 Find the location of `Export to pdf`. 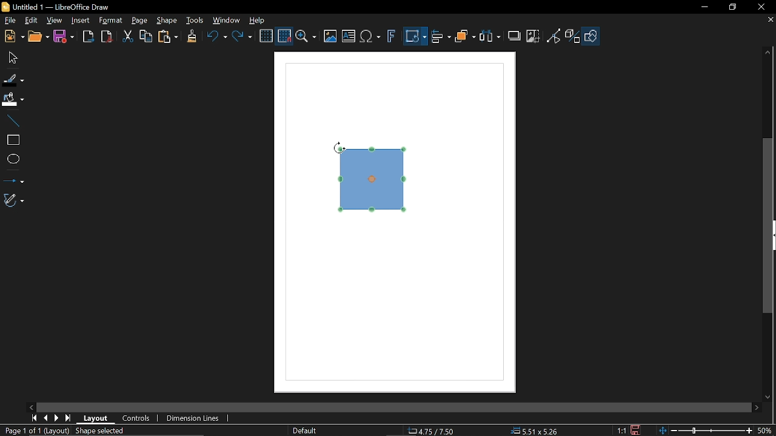

Export to pdf is located at coordinates (105, 36).